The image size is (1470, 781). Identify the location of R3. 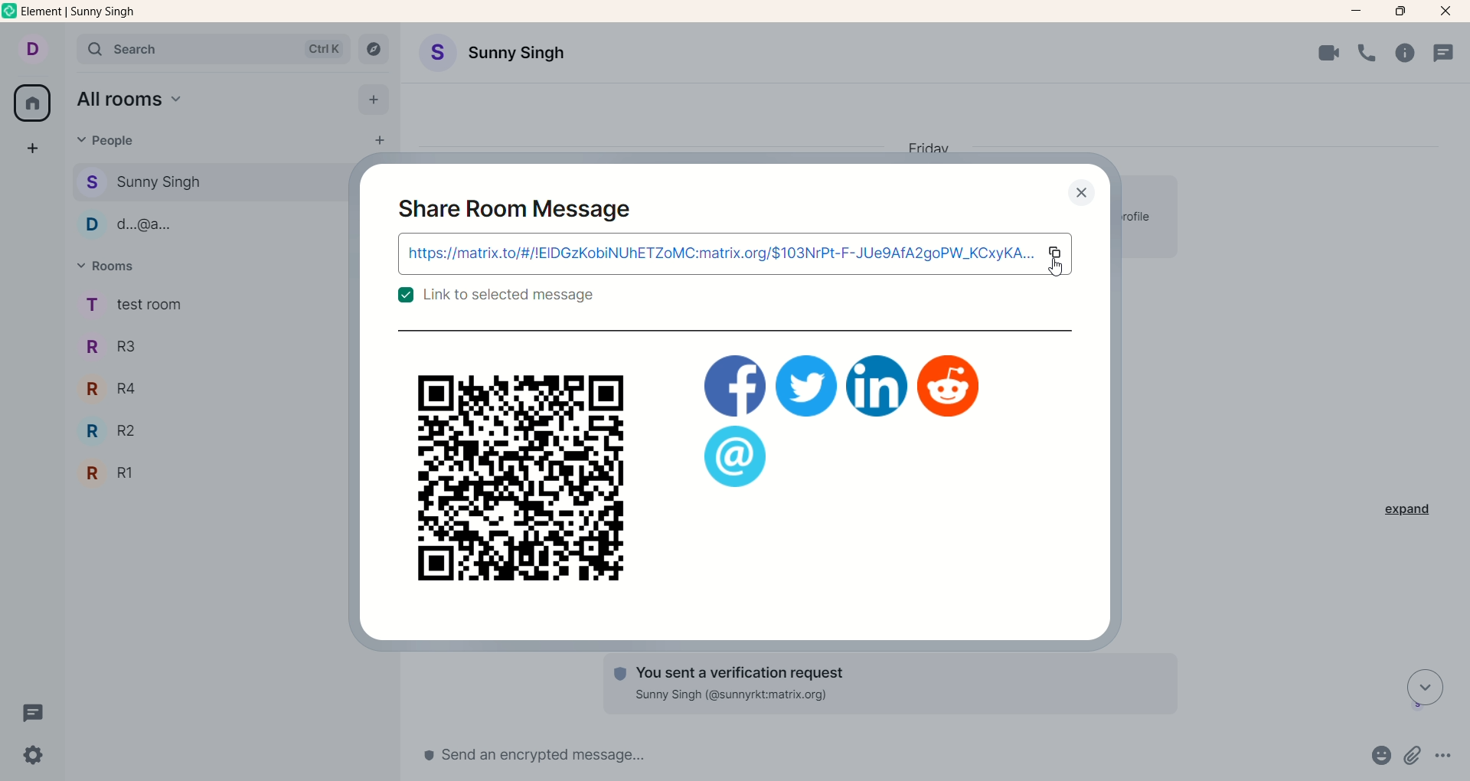
(117, 349).